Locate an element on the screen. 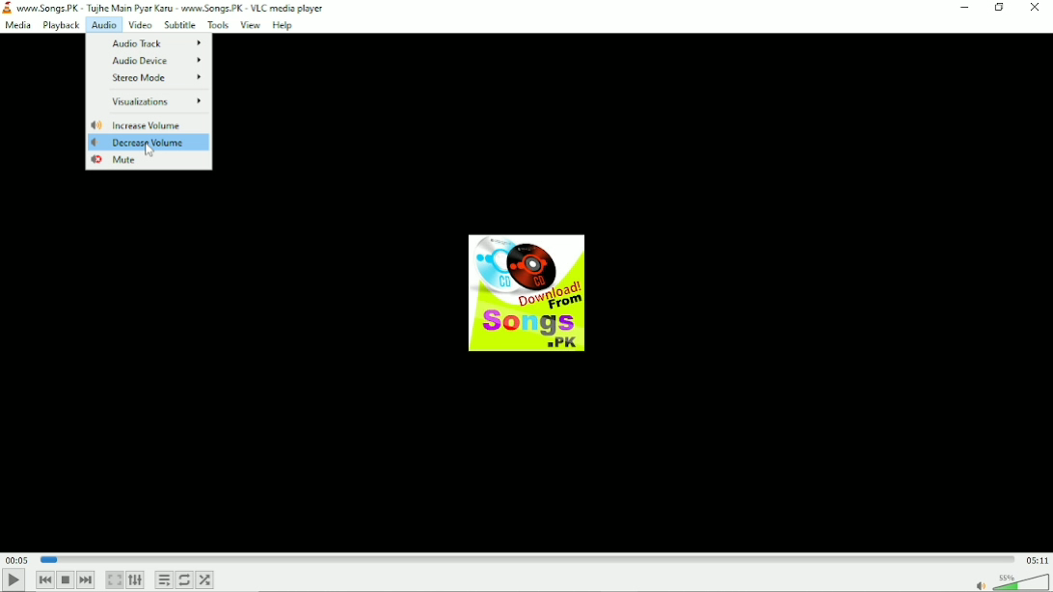 The image size is (1053, 592). Audio track image is located at coordinates (524, 293).